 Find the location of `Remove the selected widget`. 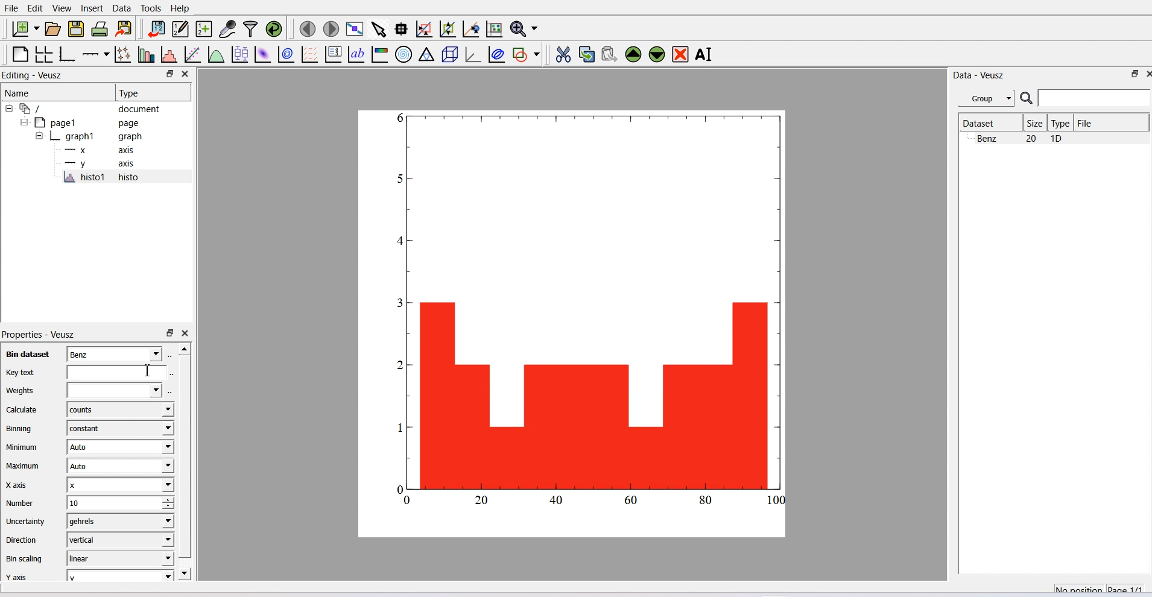

Remove the selected widget is located at coordinates (680, 54).